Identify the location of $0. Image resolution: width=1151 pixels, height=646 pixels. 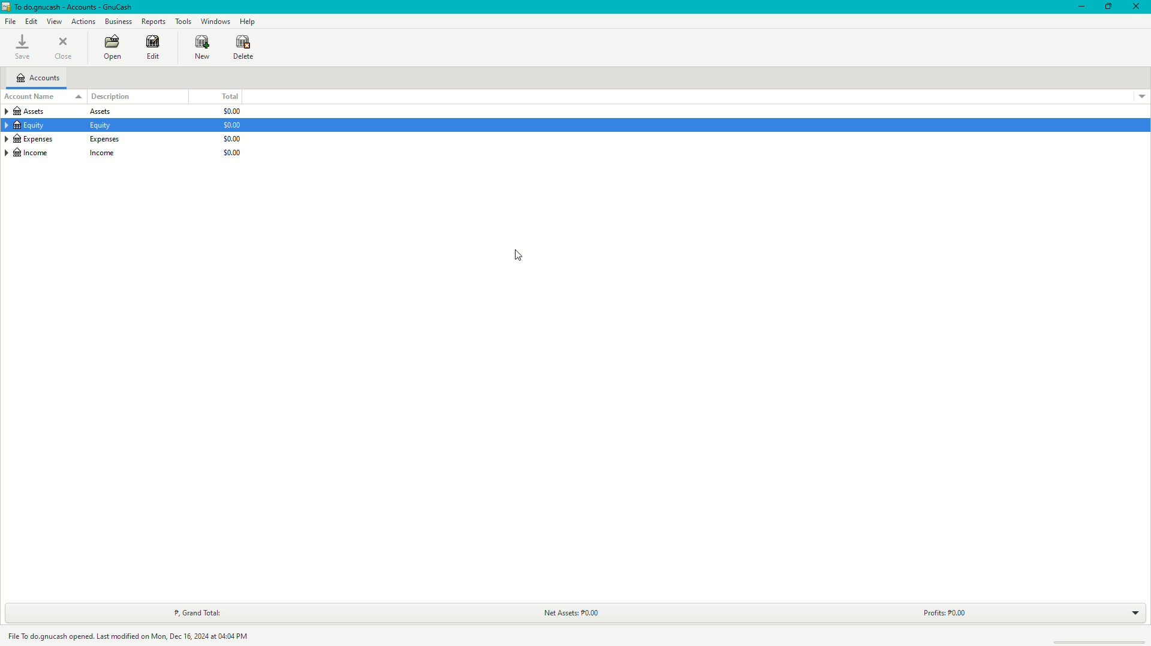
(232, 151).